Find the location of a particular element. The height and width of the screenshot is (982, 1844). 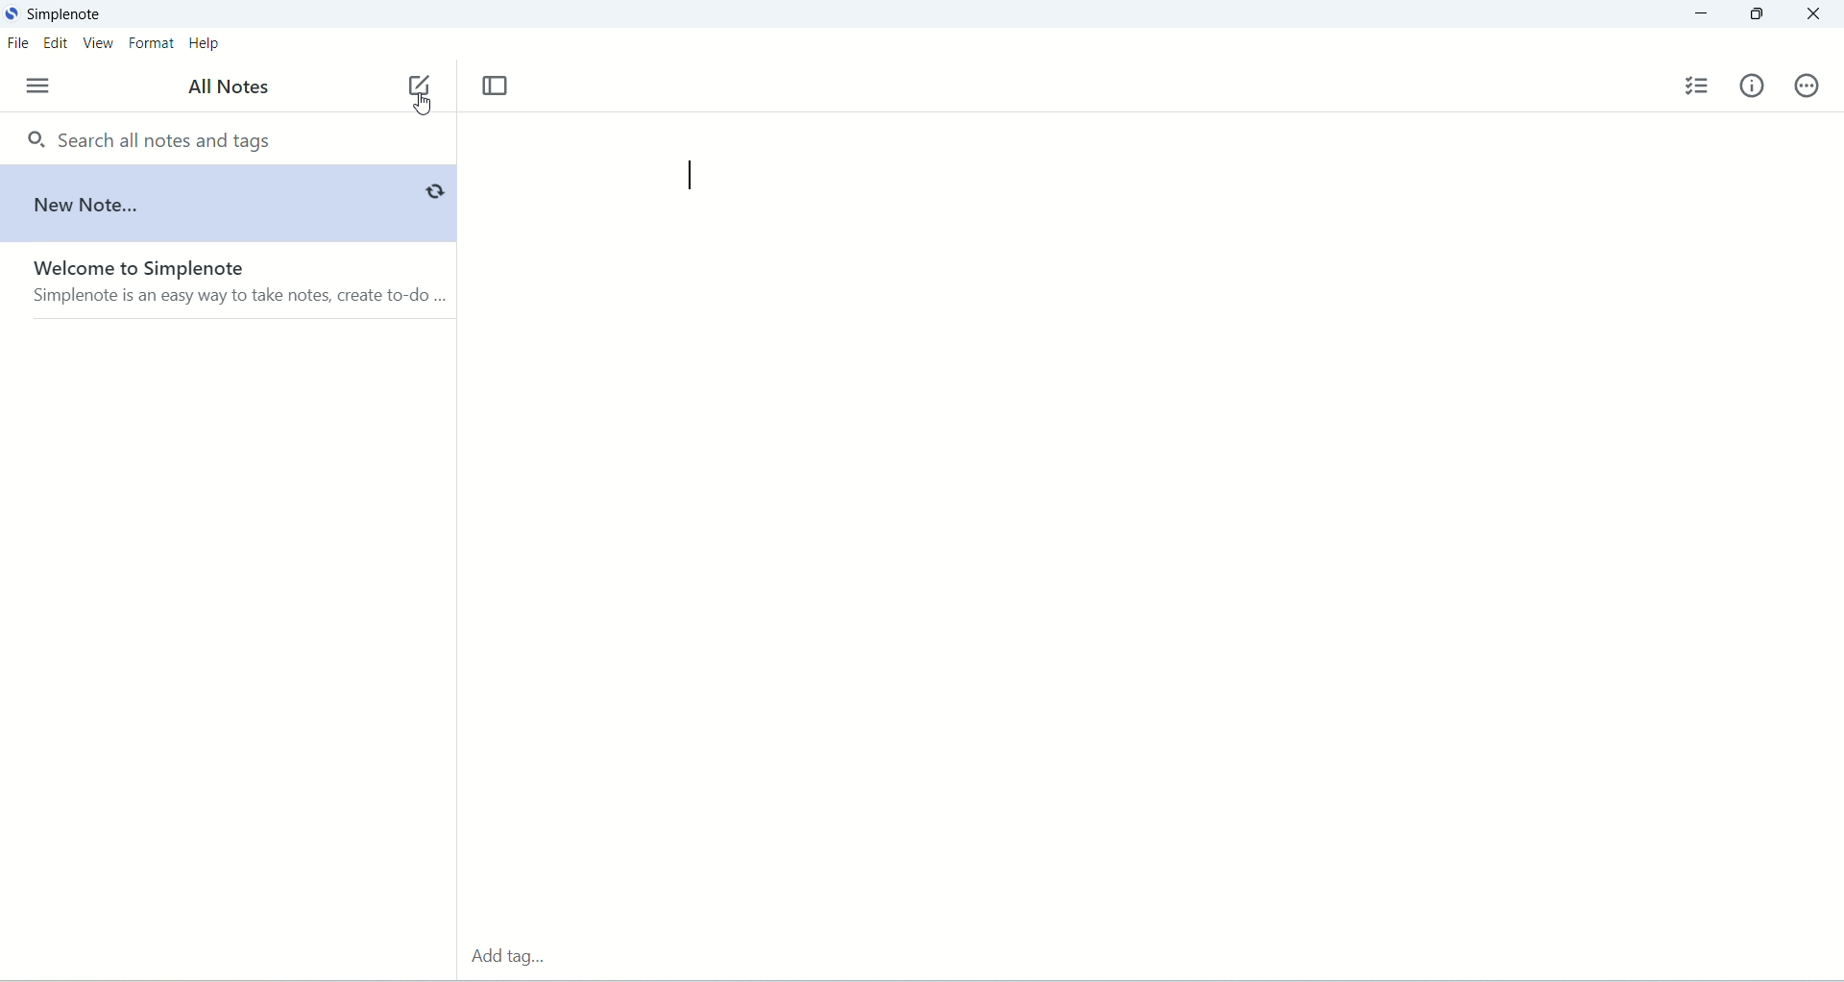

new note is located at coordinates (422, 83).